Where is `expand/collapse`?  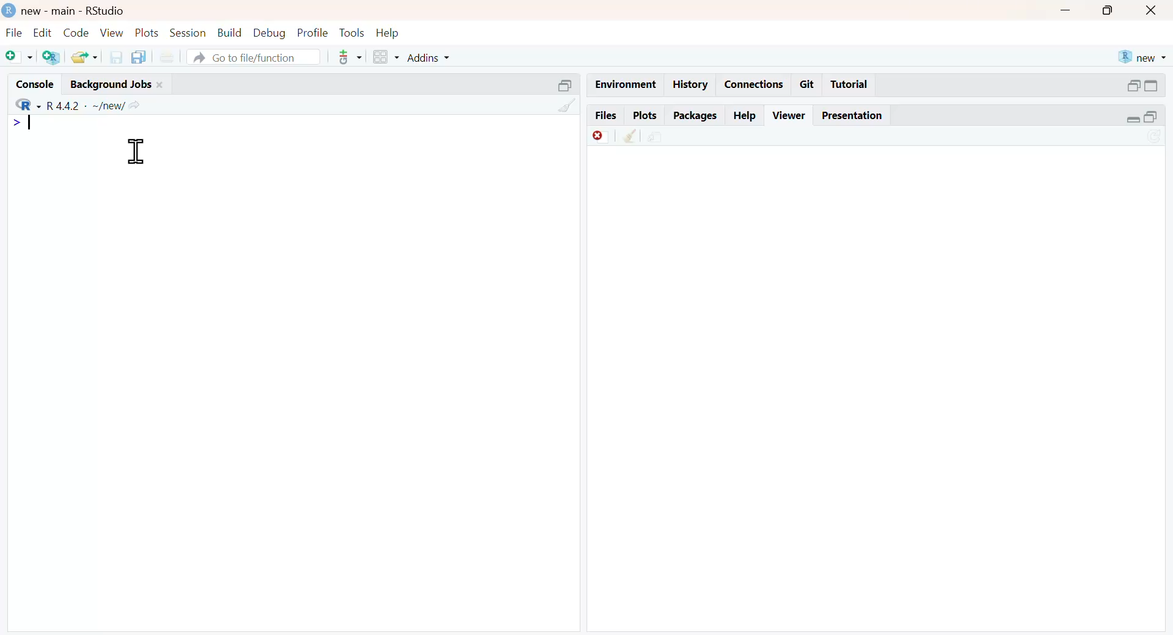
expand/collapse is located at coordinates (1133, 119).